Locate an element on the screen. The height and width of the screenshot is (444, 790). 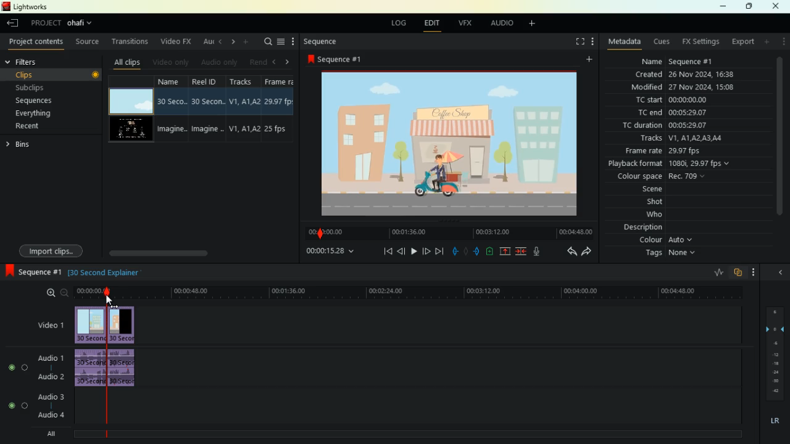
playback format is located at coordinates (635, 164).